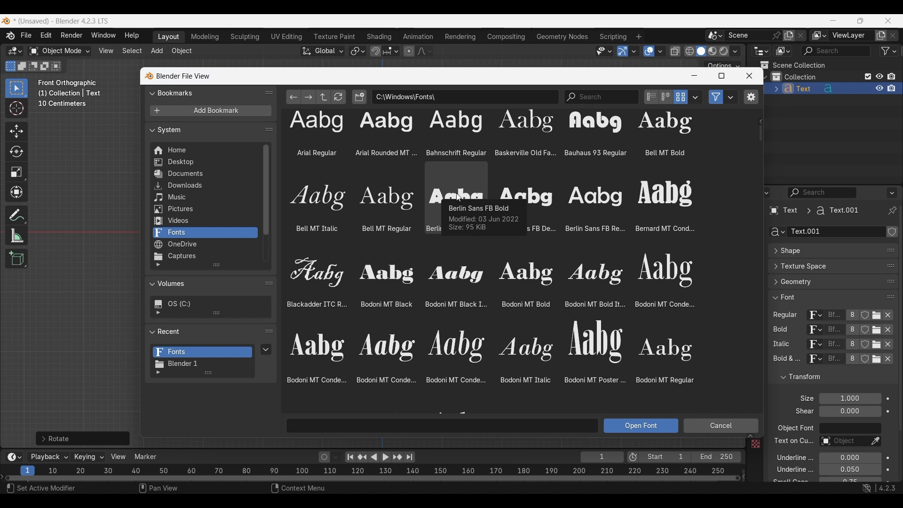 The width and height of the screenshot is (903, 508). Describe the element at coordinates (789, 36) in the screenshot. I see `Add new scene` at that location.